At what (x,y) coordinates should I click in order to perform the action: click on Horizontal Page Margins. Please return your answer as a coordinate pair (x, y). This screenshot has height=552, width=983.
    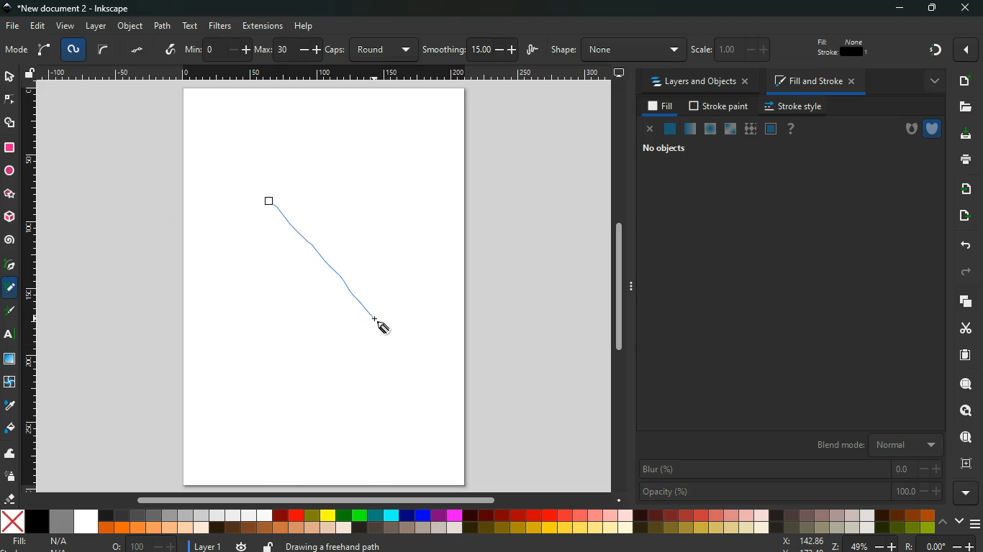
    Looking at the image, I should click on (30, 289).